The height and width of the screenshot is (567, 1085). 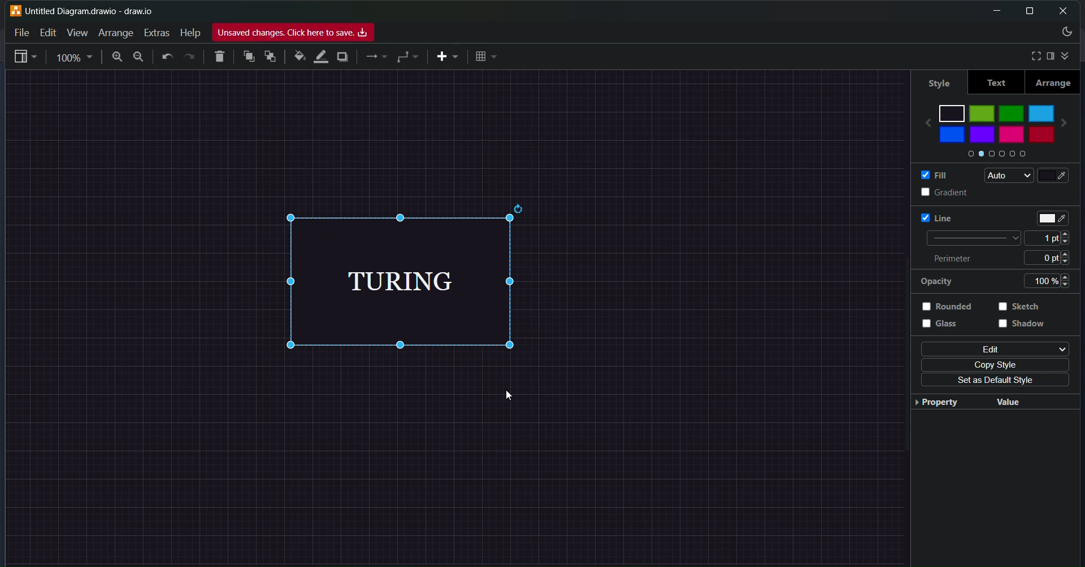 What do you see at coordinates (952, 134) in the screenshot?
I see `blue` at bounding box center [952, 134].